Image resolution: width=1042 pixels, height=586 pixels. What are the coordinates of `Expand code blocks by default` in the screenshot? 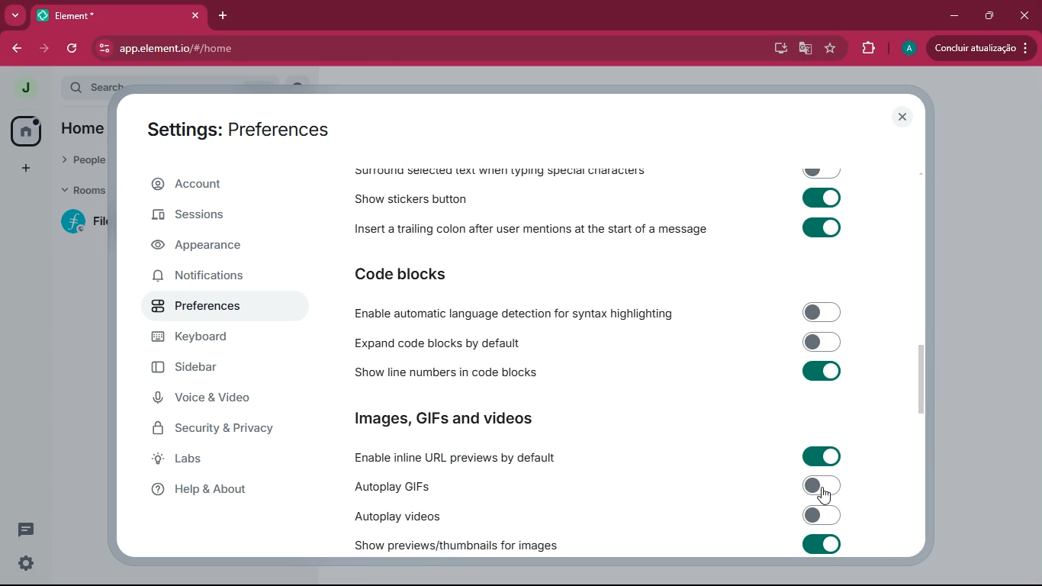 It's located at (595, 342).